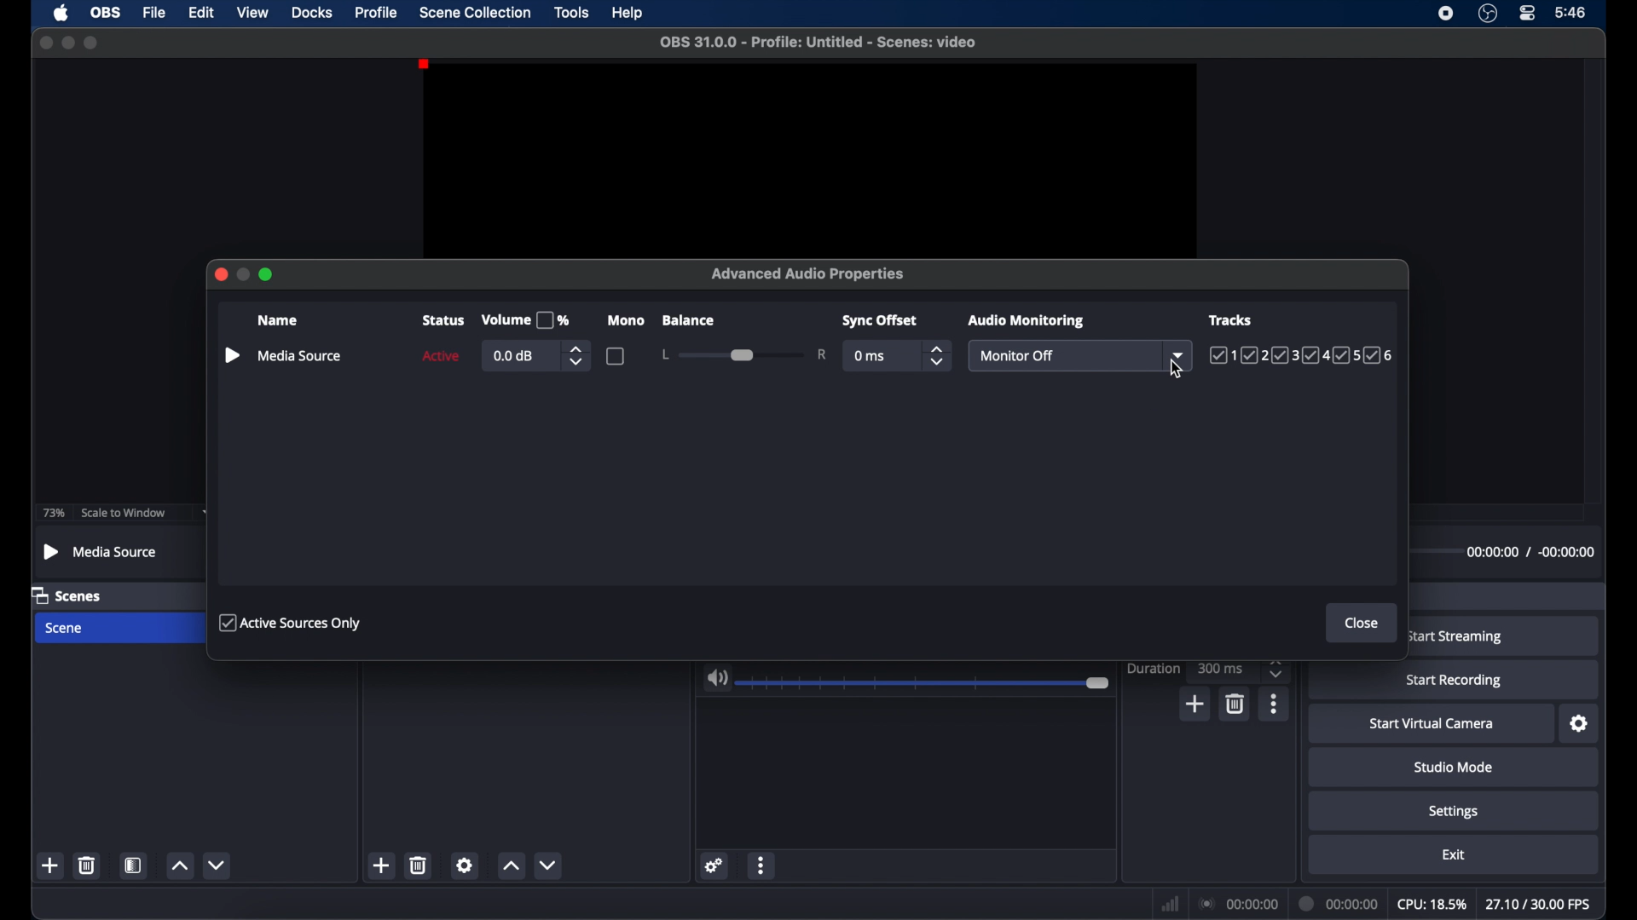 The width and height of the screenshot is (1637, 920). What do you see at coordinates (547, 864) in the screenshot?
I see `decrement` at bounding box center [547, 864].